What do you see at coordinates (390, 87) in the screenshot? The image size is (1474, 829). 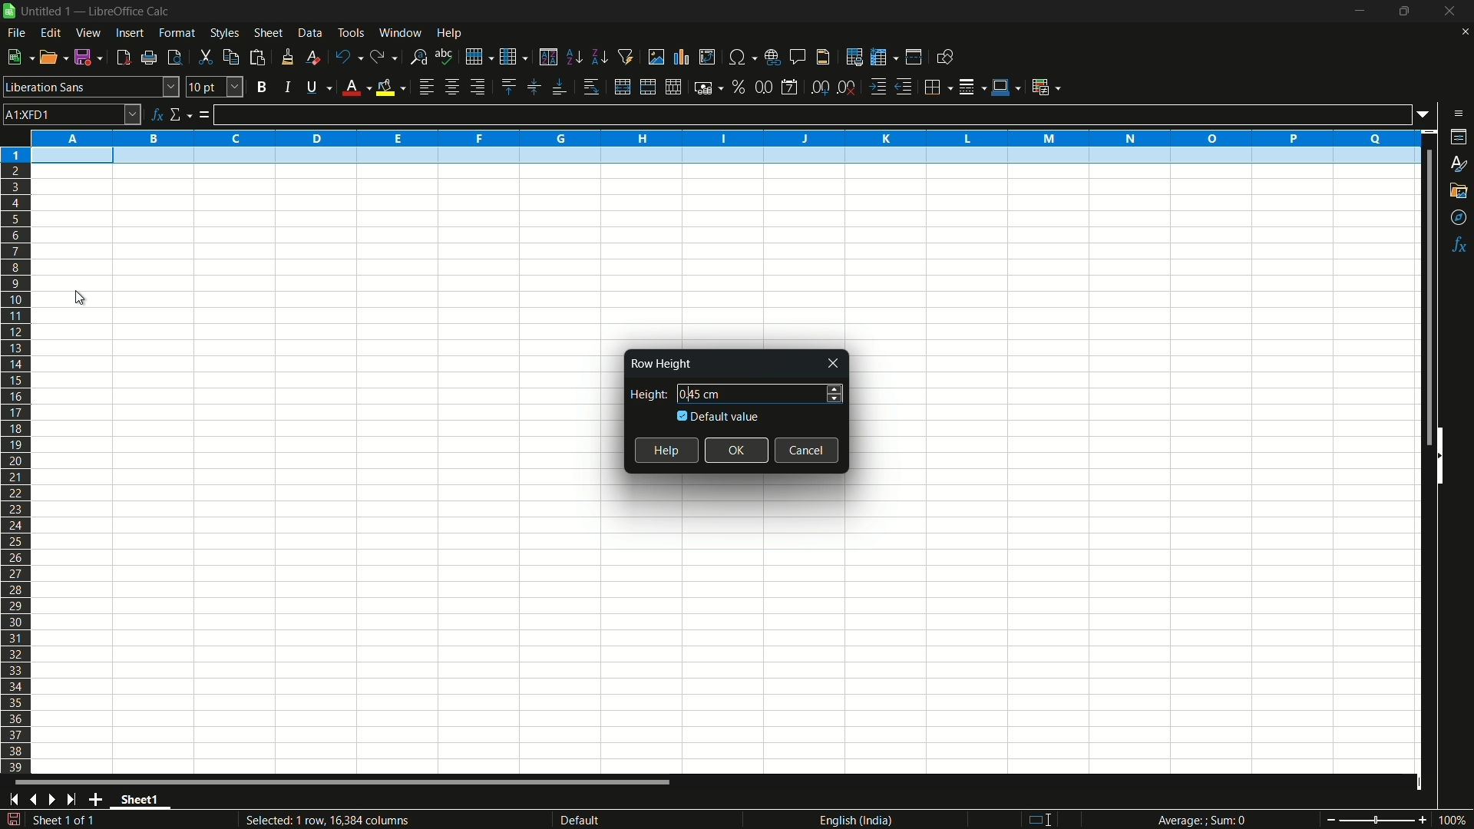 I see `background fill` at bounding box center [390, 87].